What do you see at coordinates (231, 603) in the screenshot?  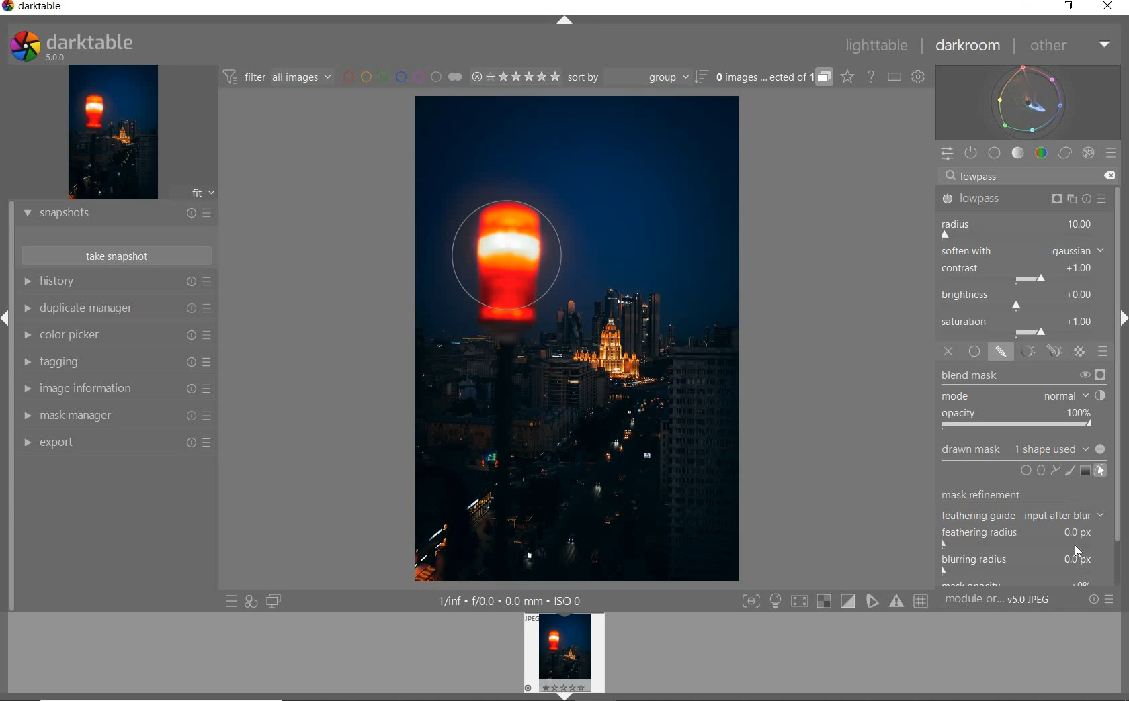 I see `QUICK ACCESS TO PRESET` at bounding box center [231, 603].